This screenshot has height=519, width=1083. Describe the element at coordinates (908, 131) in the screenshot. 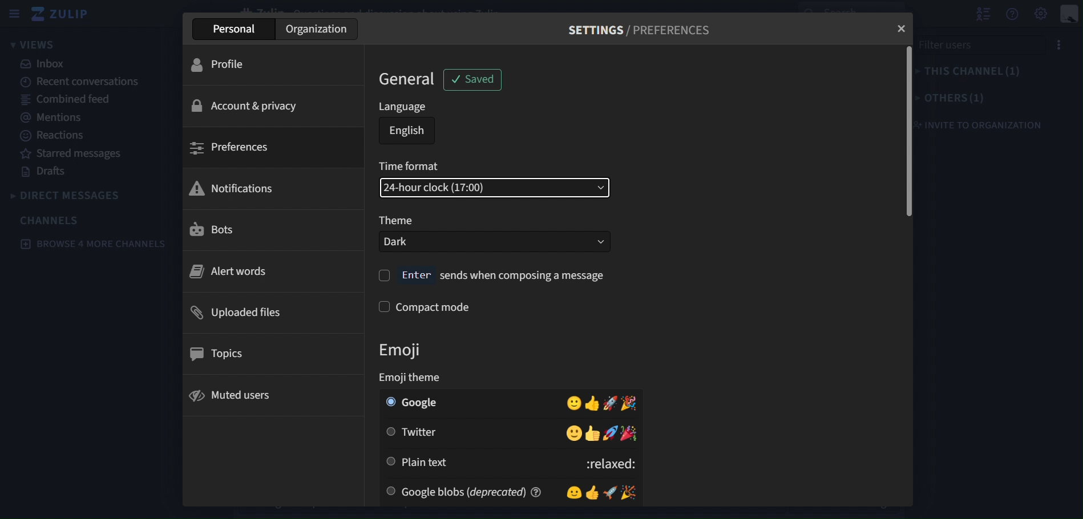

I see `vertical scrollbar` at that location.